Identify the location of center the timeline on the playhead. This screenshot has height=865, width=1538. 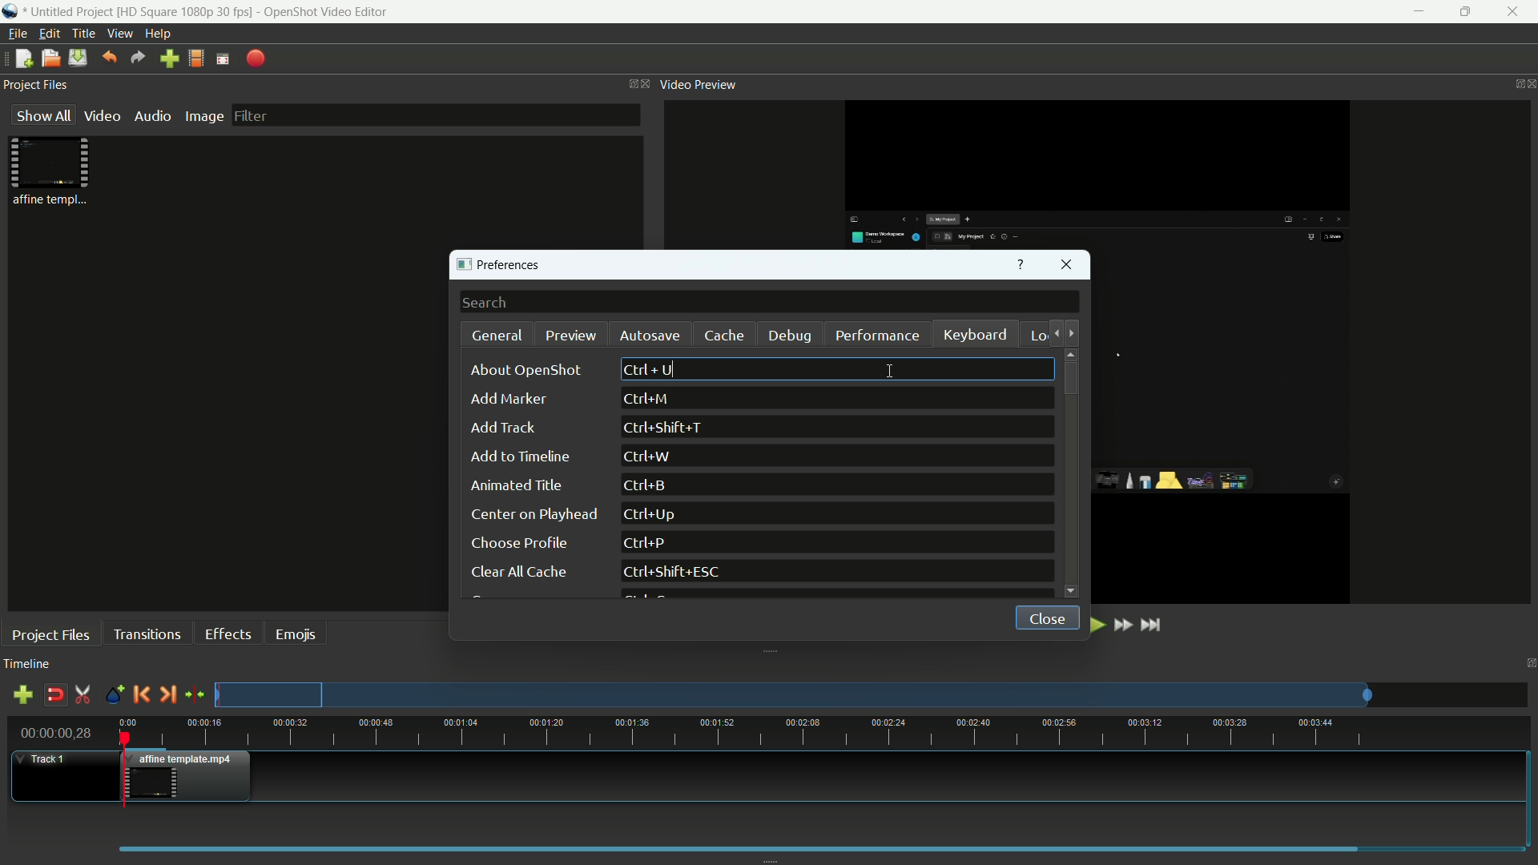
(195, 694).